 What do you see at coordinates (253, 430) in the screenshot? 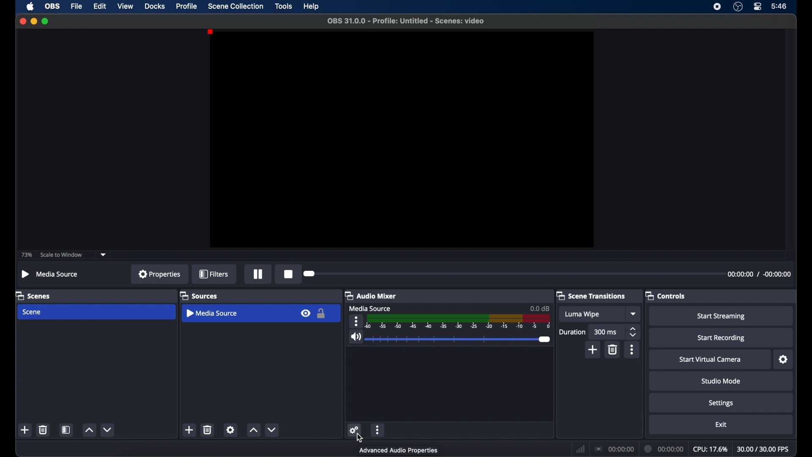
I see `increment` at bounding box center [253, 430].